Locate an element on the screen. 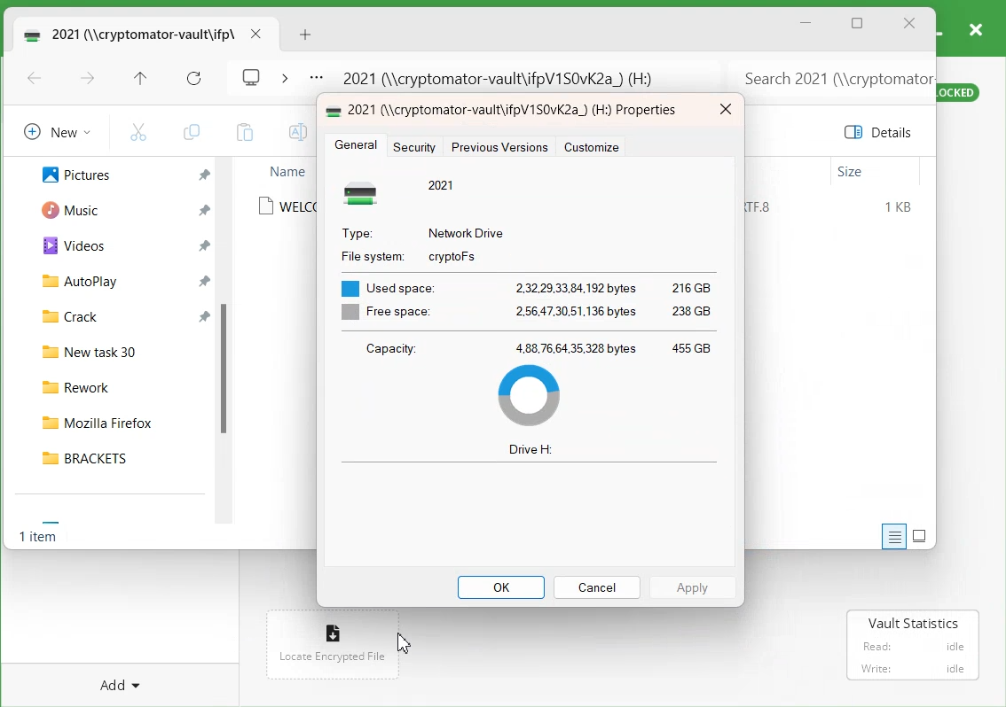  4.88,76.64.35.328 bytes. is located at coordinates (577, 347).